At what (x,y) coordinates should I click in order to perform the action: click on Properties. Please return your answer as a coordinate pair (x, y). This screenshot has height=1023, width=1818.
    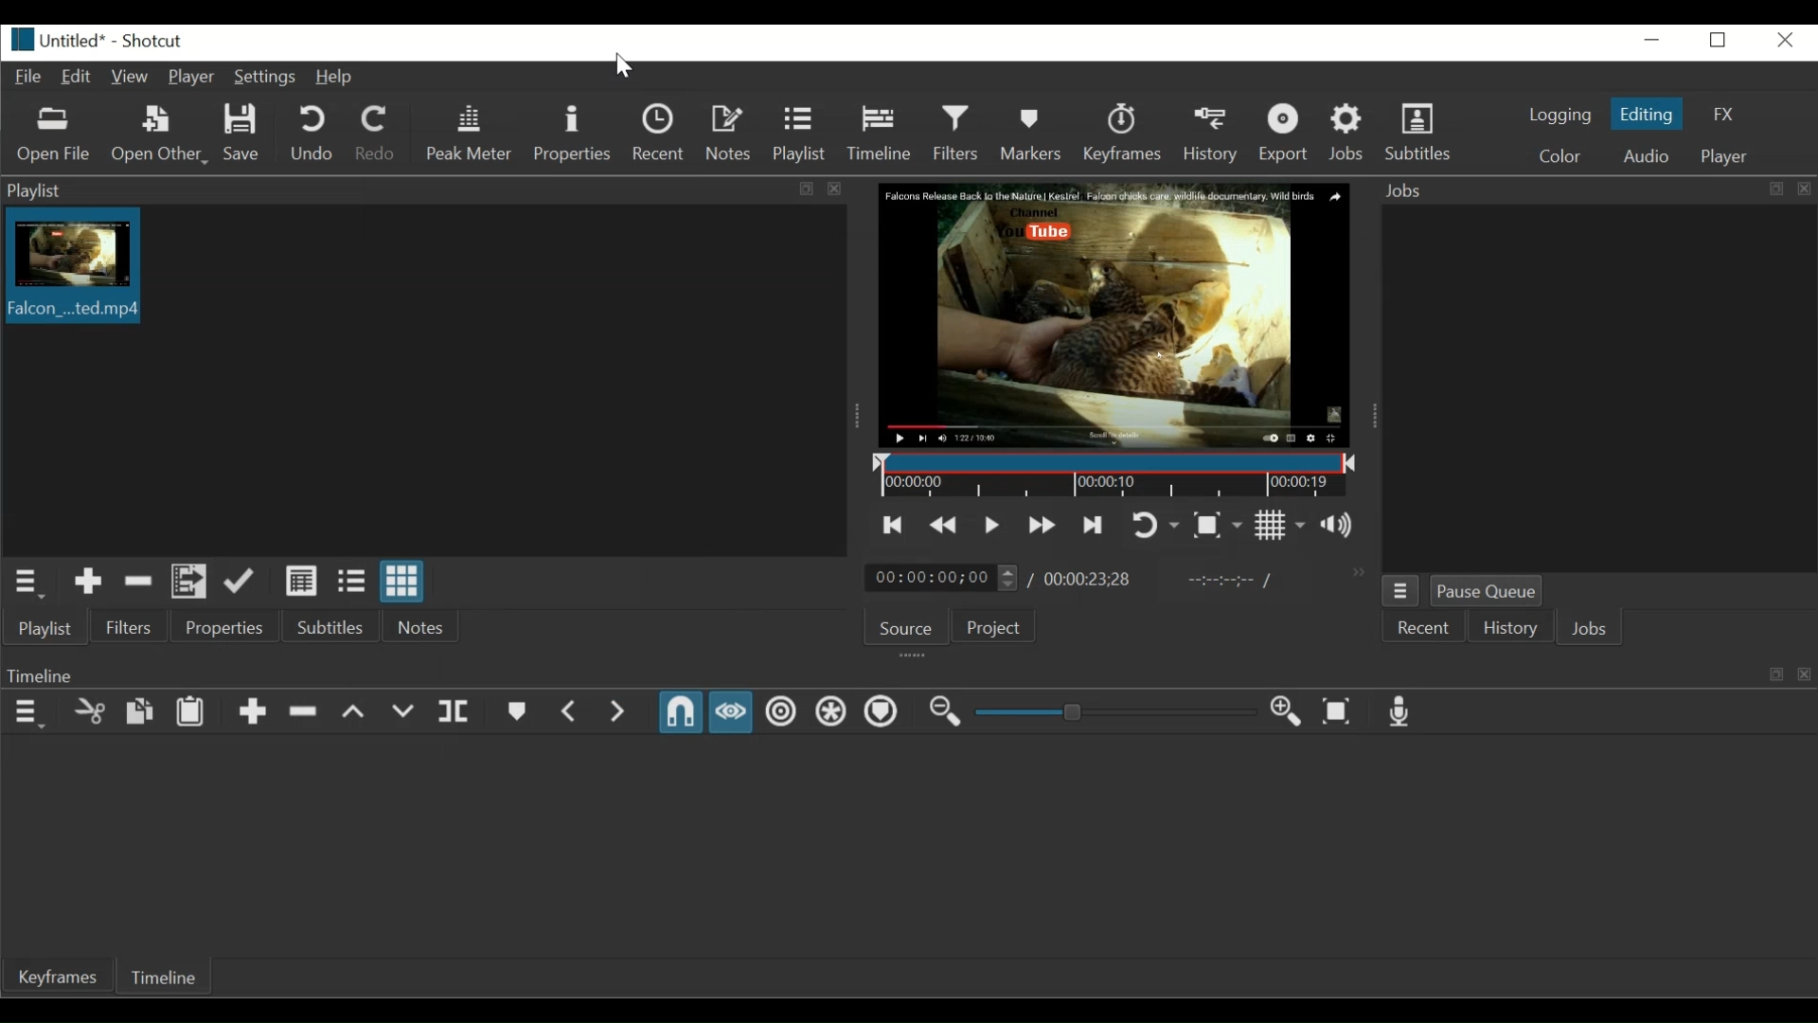
    Looking at the image, I should click on (573, 134).